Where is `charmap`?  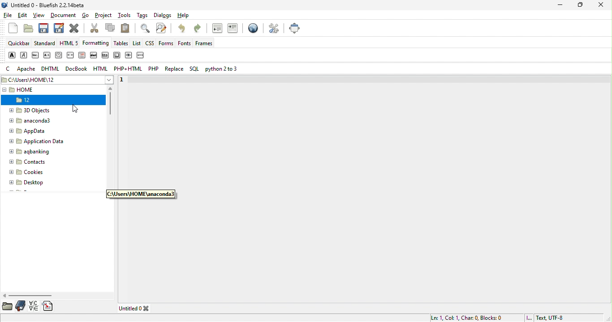 charmap is located at coordinates (34, 306).